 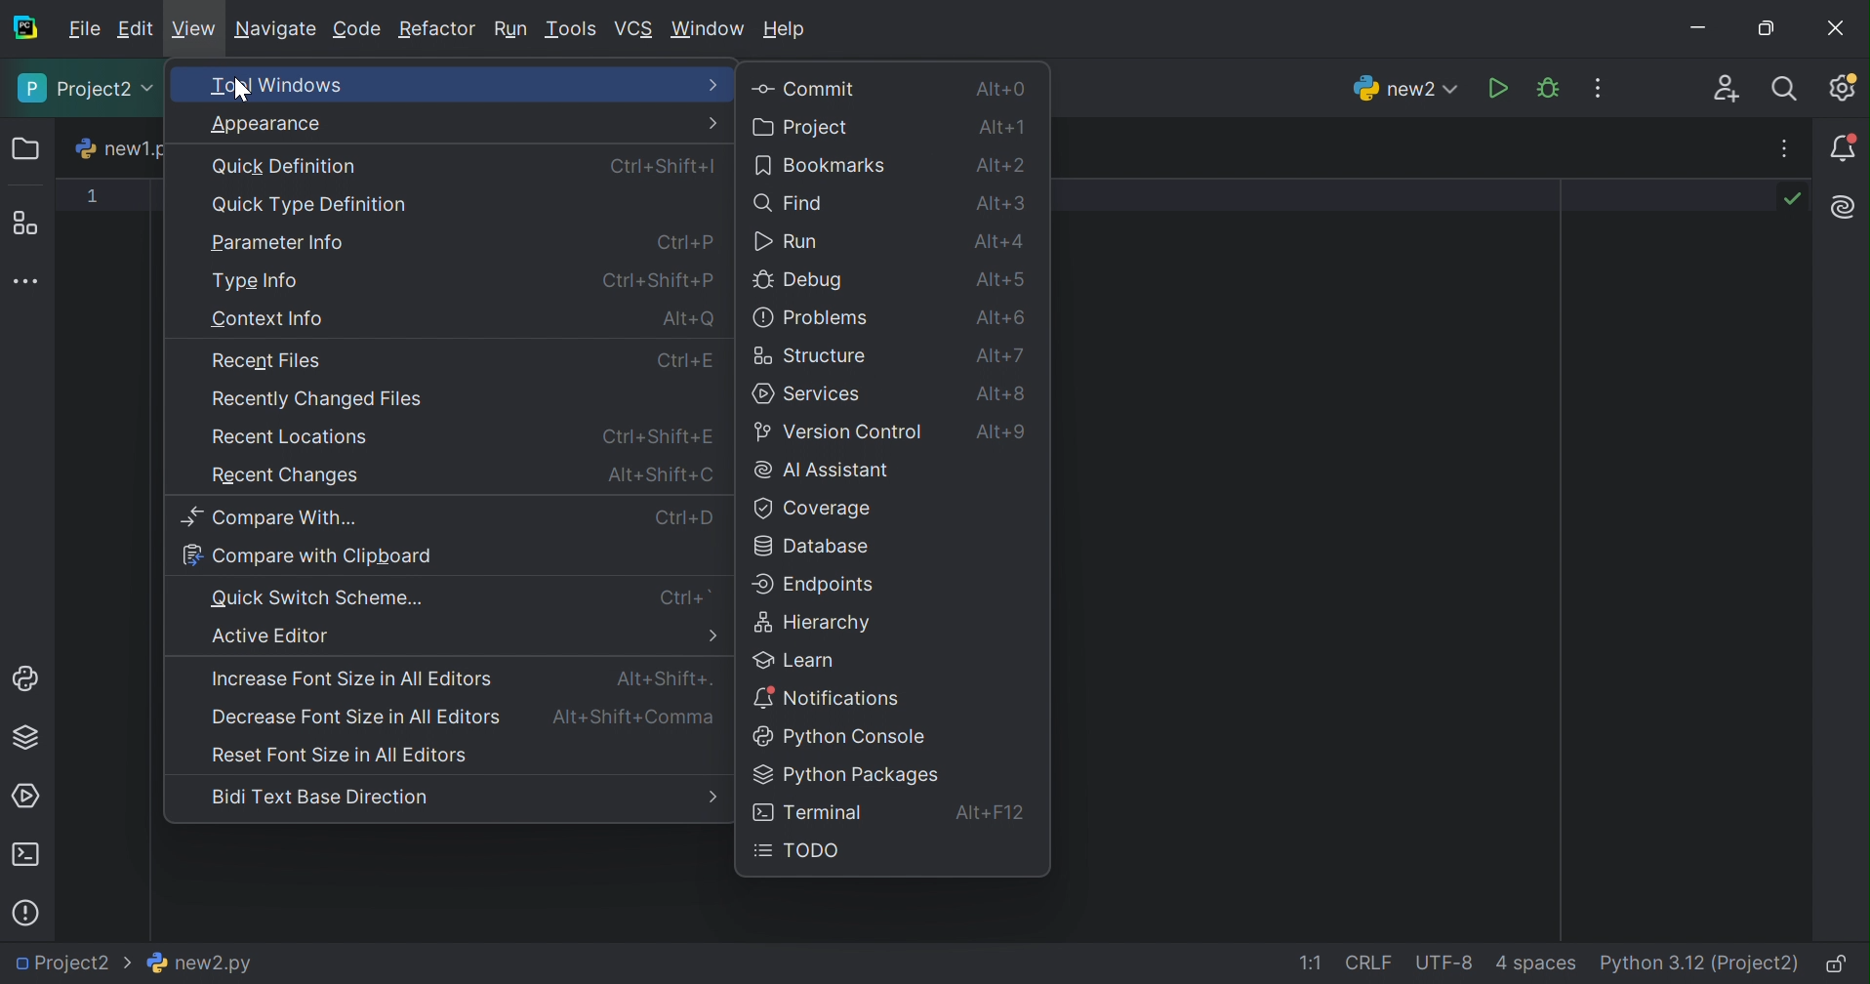 I want to click on Cursor on tool windows, so click(x=243, y=92).